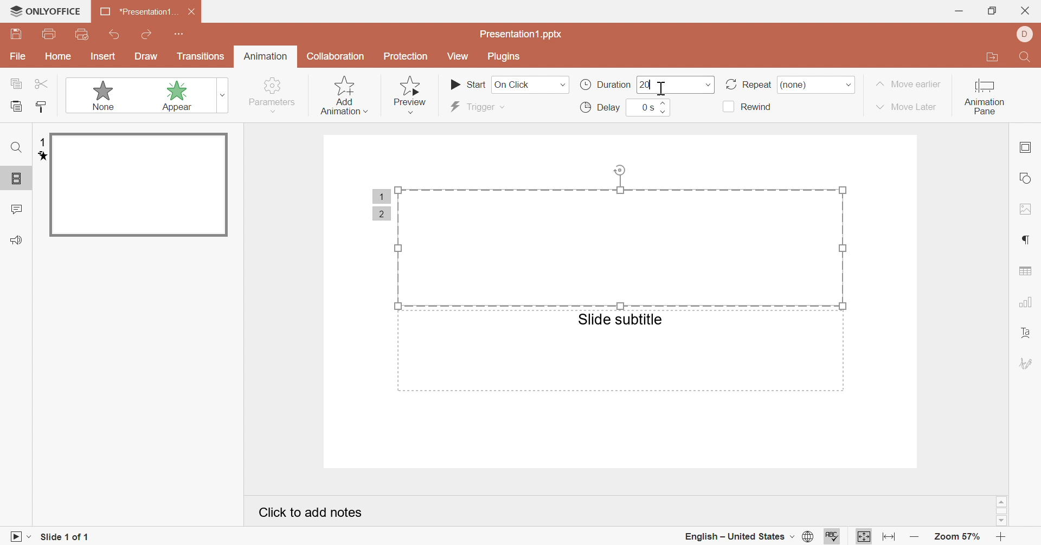 The height and width of the screenshot is (545, 1041). Describe the element at coordinates (646, 107) in the screenshot. I see `0s` at that location.